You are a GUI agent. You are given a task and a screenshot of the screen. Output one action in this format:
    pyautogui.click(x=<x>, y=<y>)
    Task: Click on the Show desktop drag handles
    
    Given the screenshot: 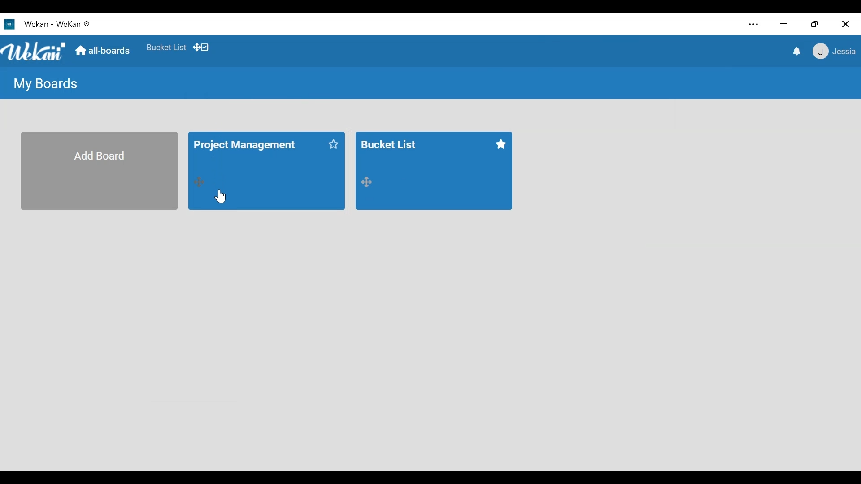 What is the action you would take?
    pyautogui.click(x=204, y=48)
    